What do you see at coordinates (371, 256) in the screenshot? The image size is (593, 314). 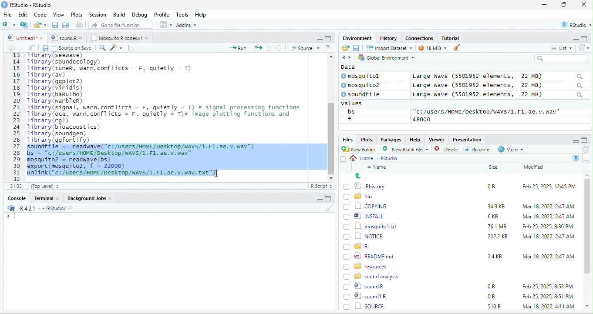 I see `wo| READMEmd` at bounding box center [371, 256].